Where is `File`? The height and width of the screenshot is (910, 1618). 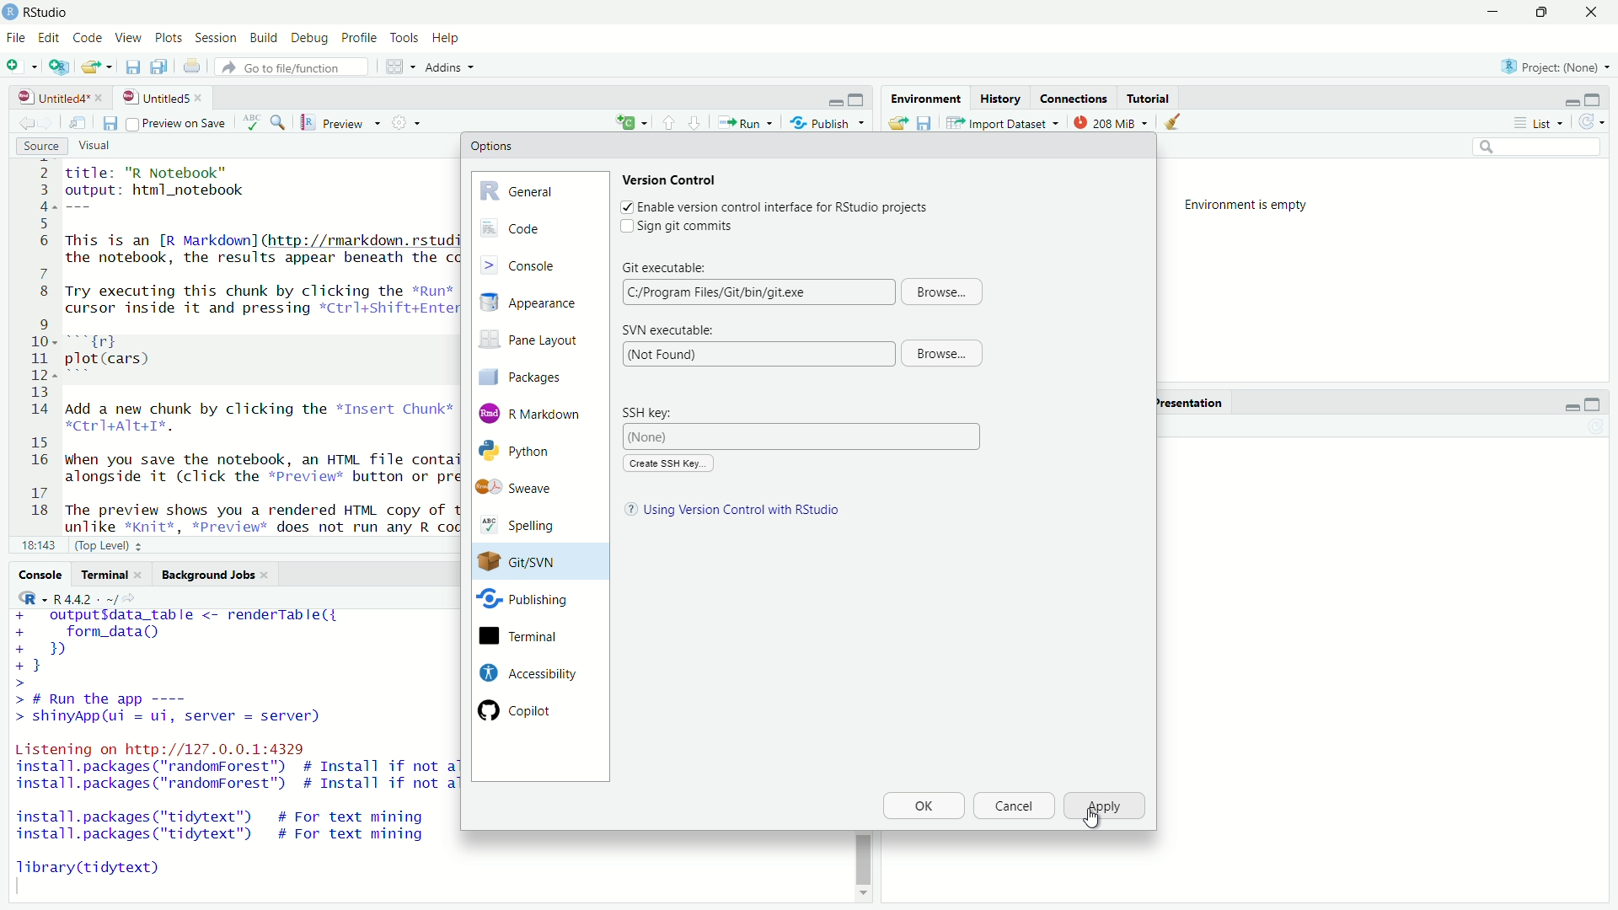
File is located at coordinates (15, 37).